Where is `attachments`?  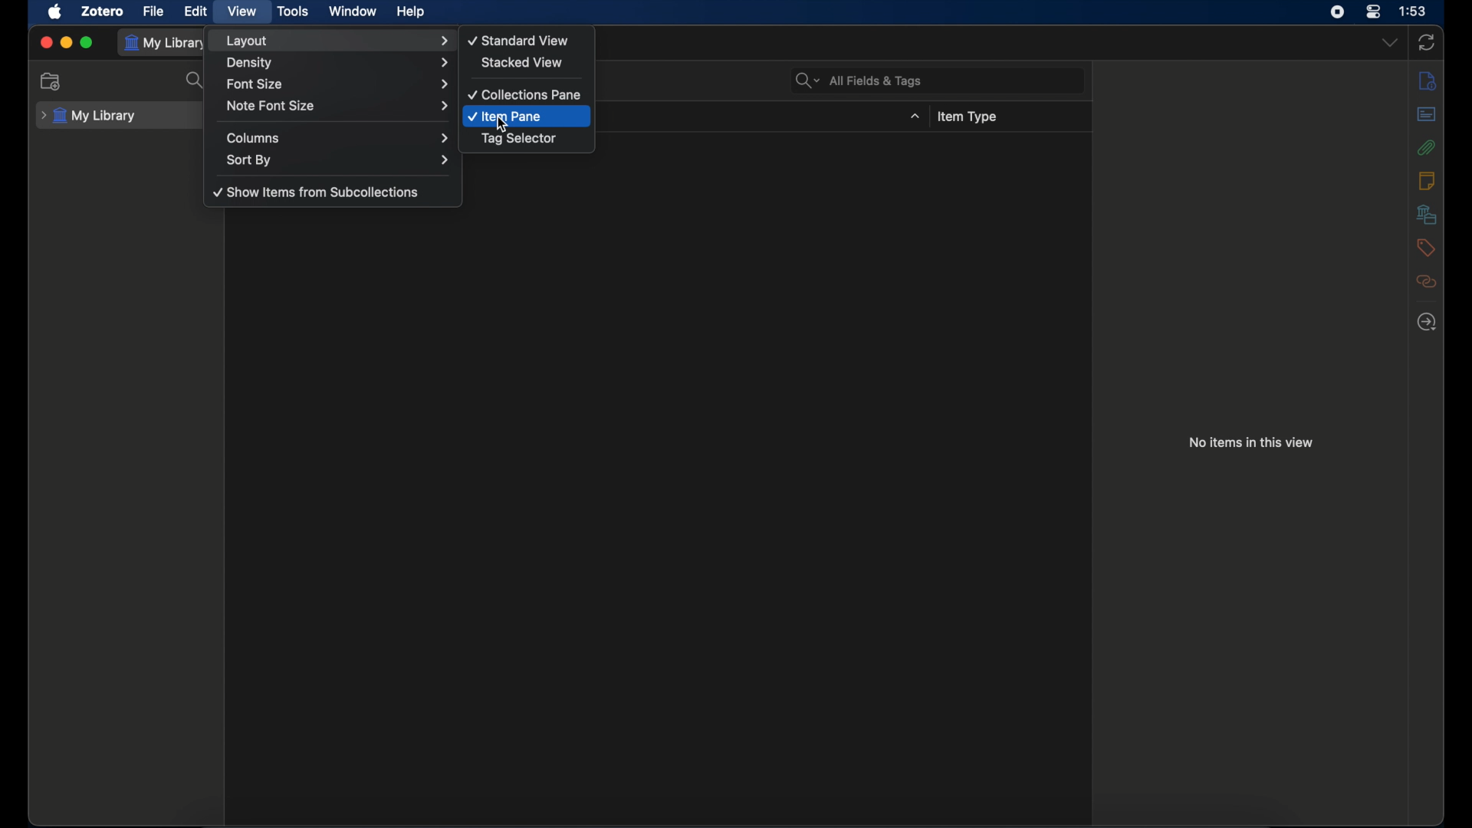
attachments is located at coordinates (1425, 147).